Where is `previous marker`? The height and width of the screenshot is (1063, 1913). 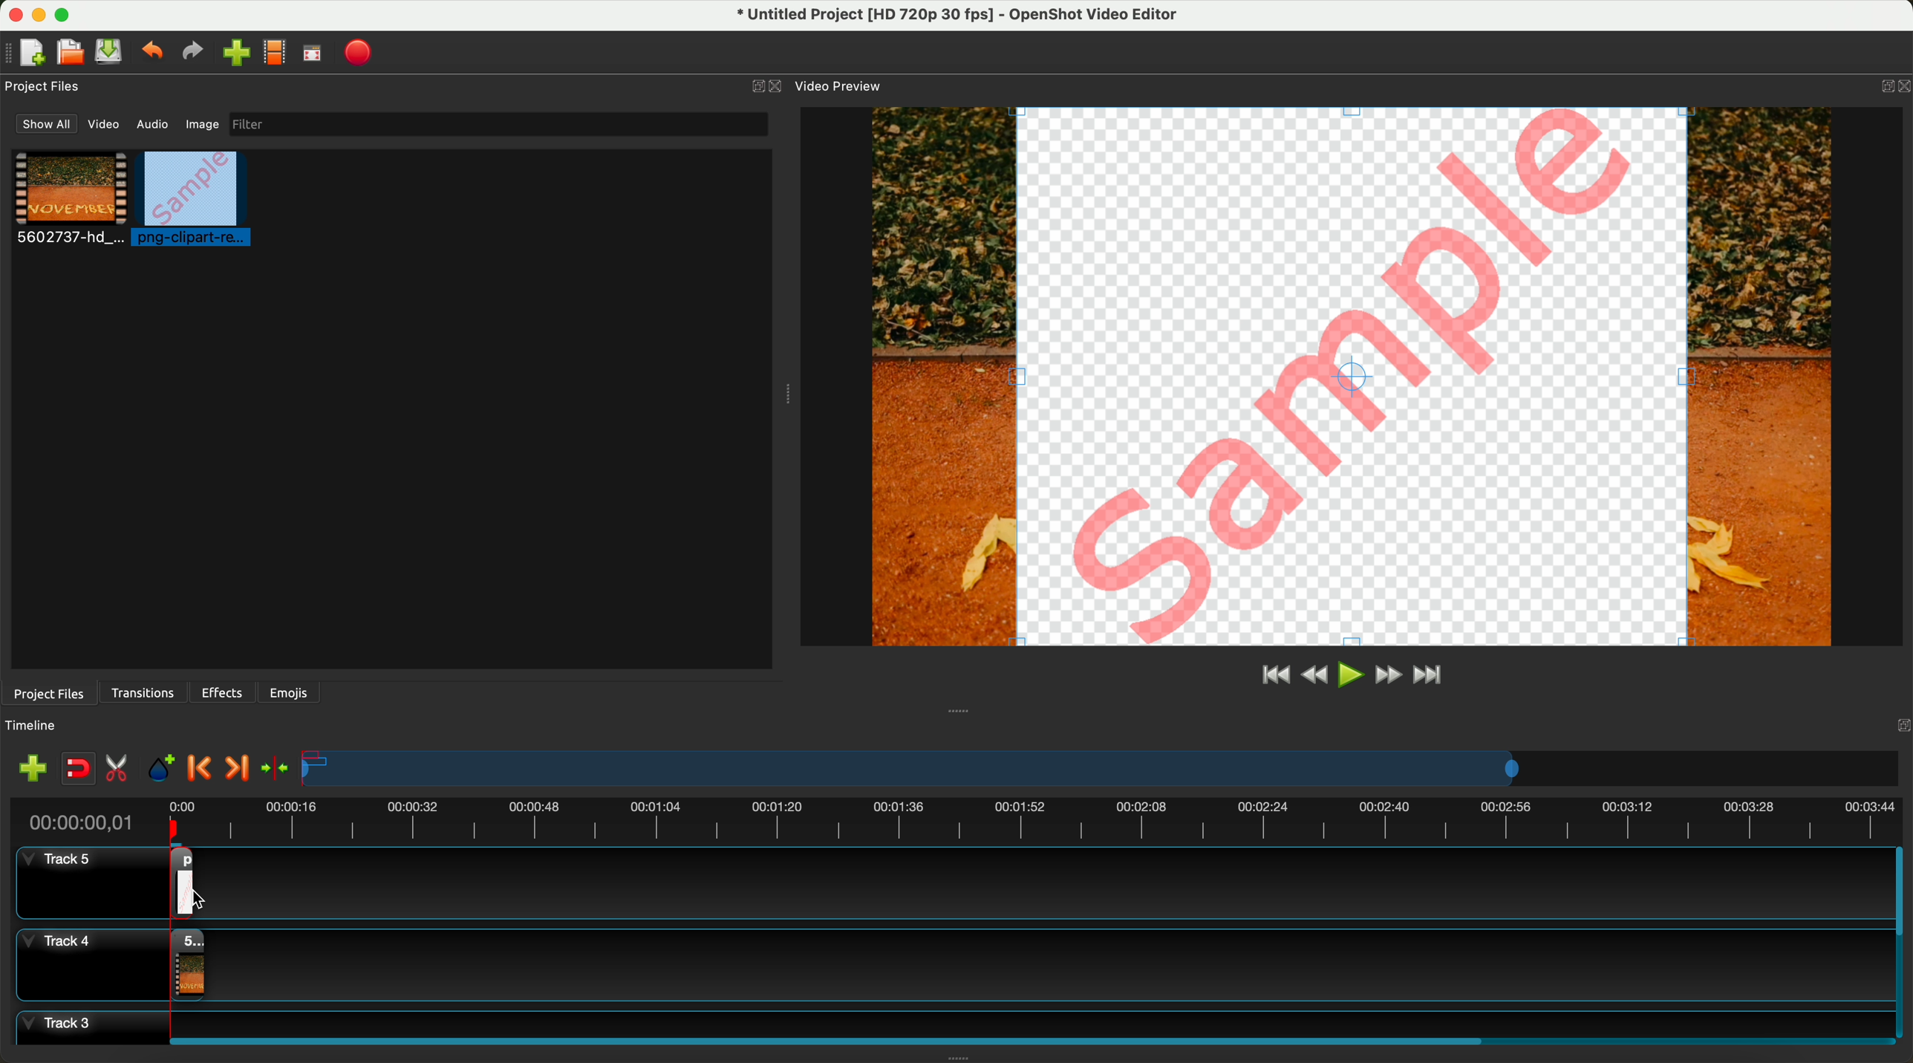
previous marker is located at coordinates (203, 769).